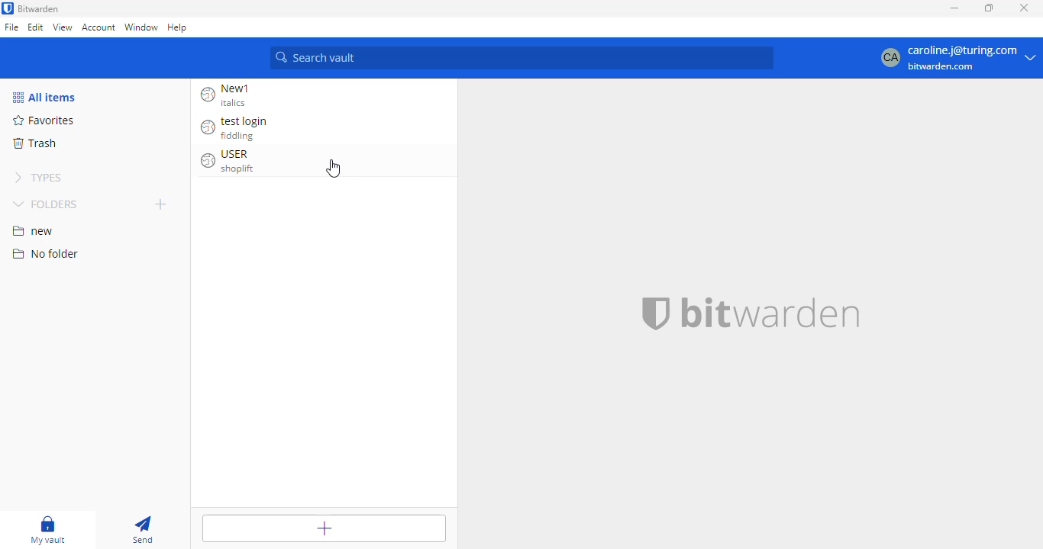 Image resolution: width=1043 pixels, height=549 pixels. What do you see at coordinates (142, 27) in the screenshot?
I see `window` at bounding box center [142, 27].